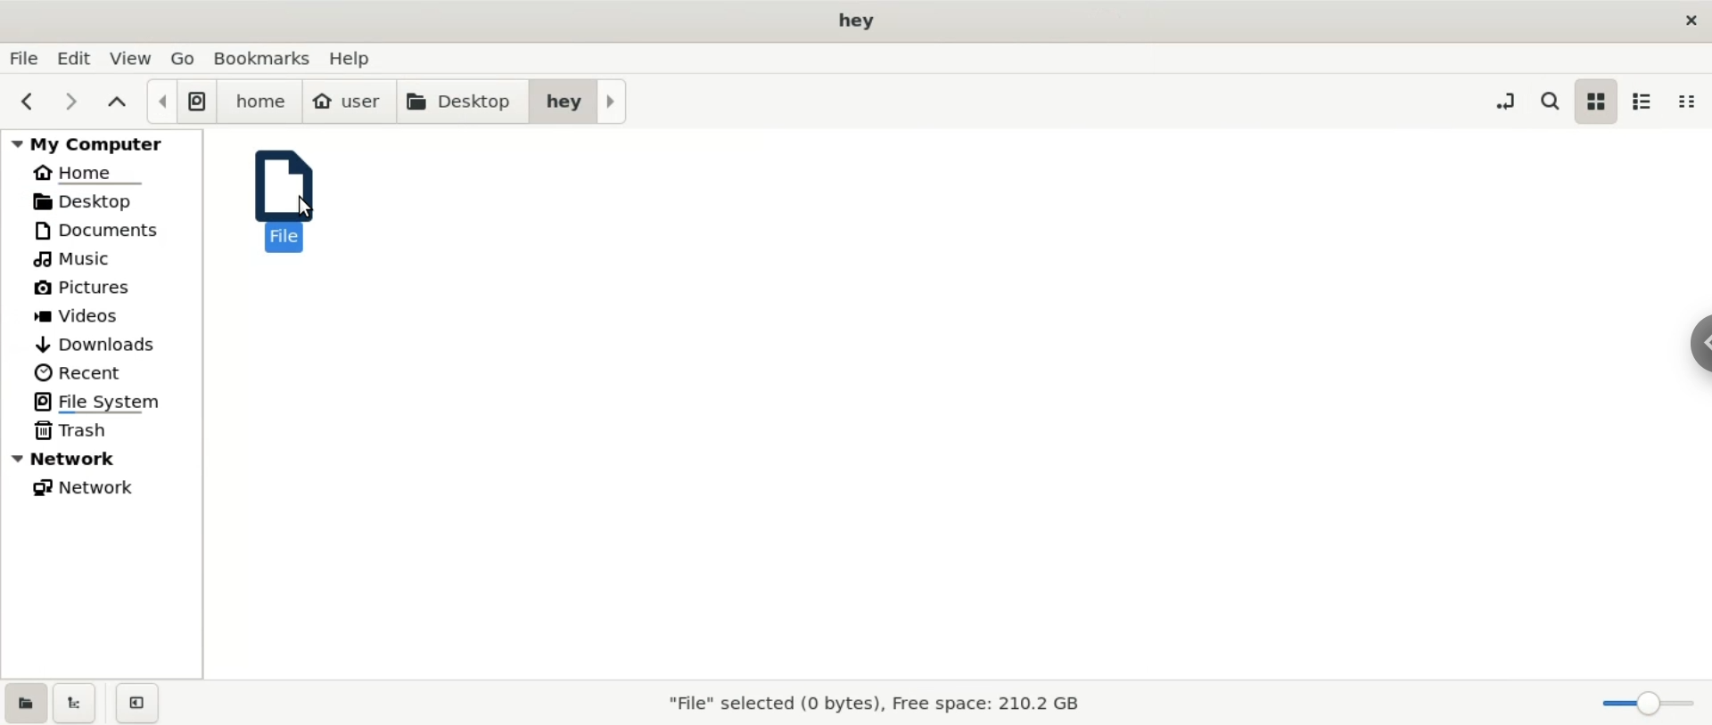 The image size is (1712, 725). Describe the element at coordinates (103, 343) in the screenshot. I see `dowbloads` at that location.